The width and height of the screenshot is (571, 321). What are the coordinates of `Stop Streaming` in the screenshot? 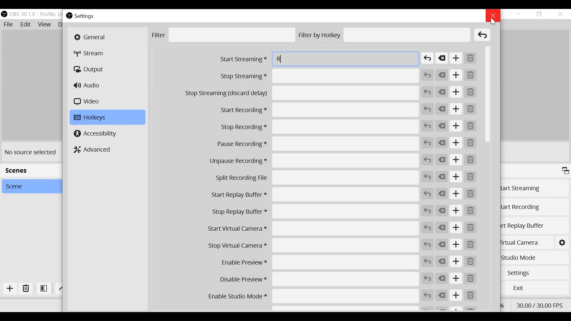 It's located at (319, 76).